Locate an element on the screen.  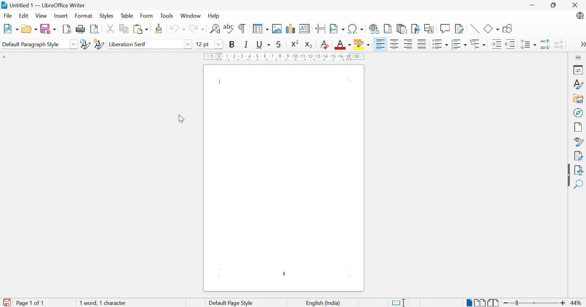
Styles is located at coordinates (579, 84).